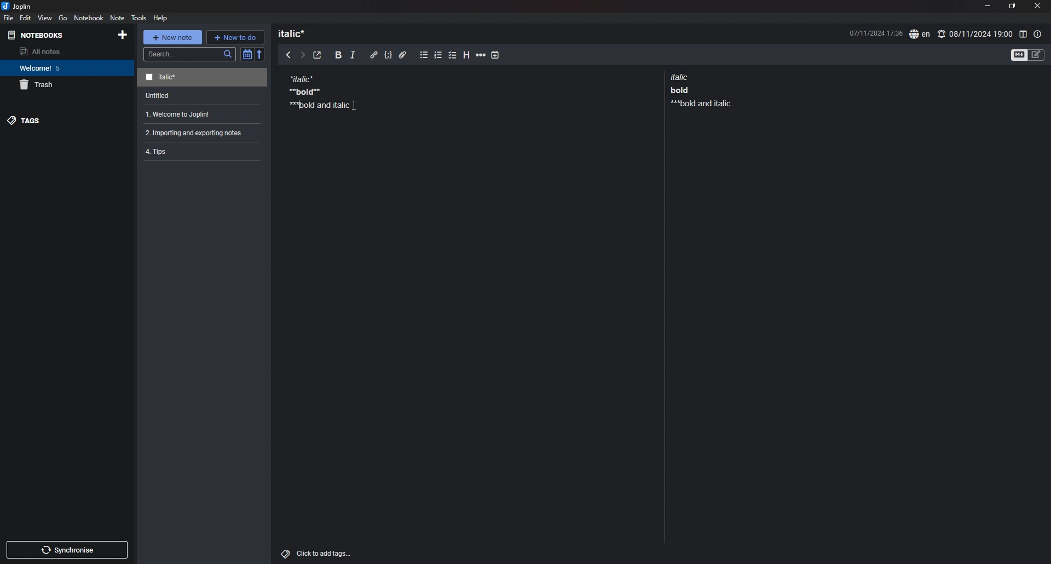 The image size is (1051, 564). What do you see at coordinates (117, 18) in the screenshot?
I see `note` at bounding box center [117, 18].